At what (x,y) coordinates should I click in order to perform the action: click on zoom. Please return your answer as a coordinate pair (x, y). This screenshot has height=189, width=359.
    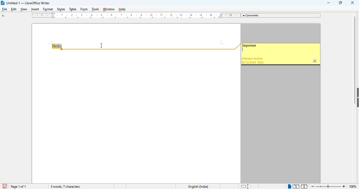
    Looking at the image, I should click on (328, 186).